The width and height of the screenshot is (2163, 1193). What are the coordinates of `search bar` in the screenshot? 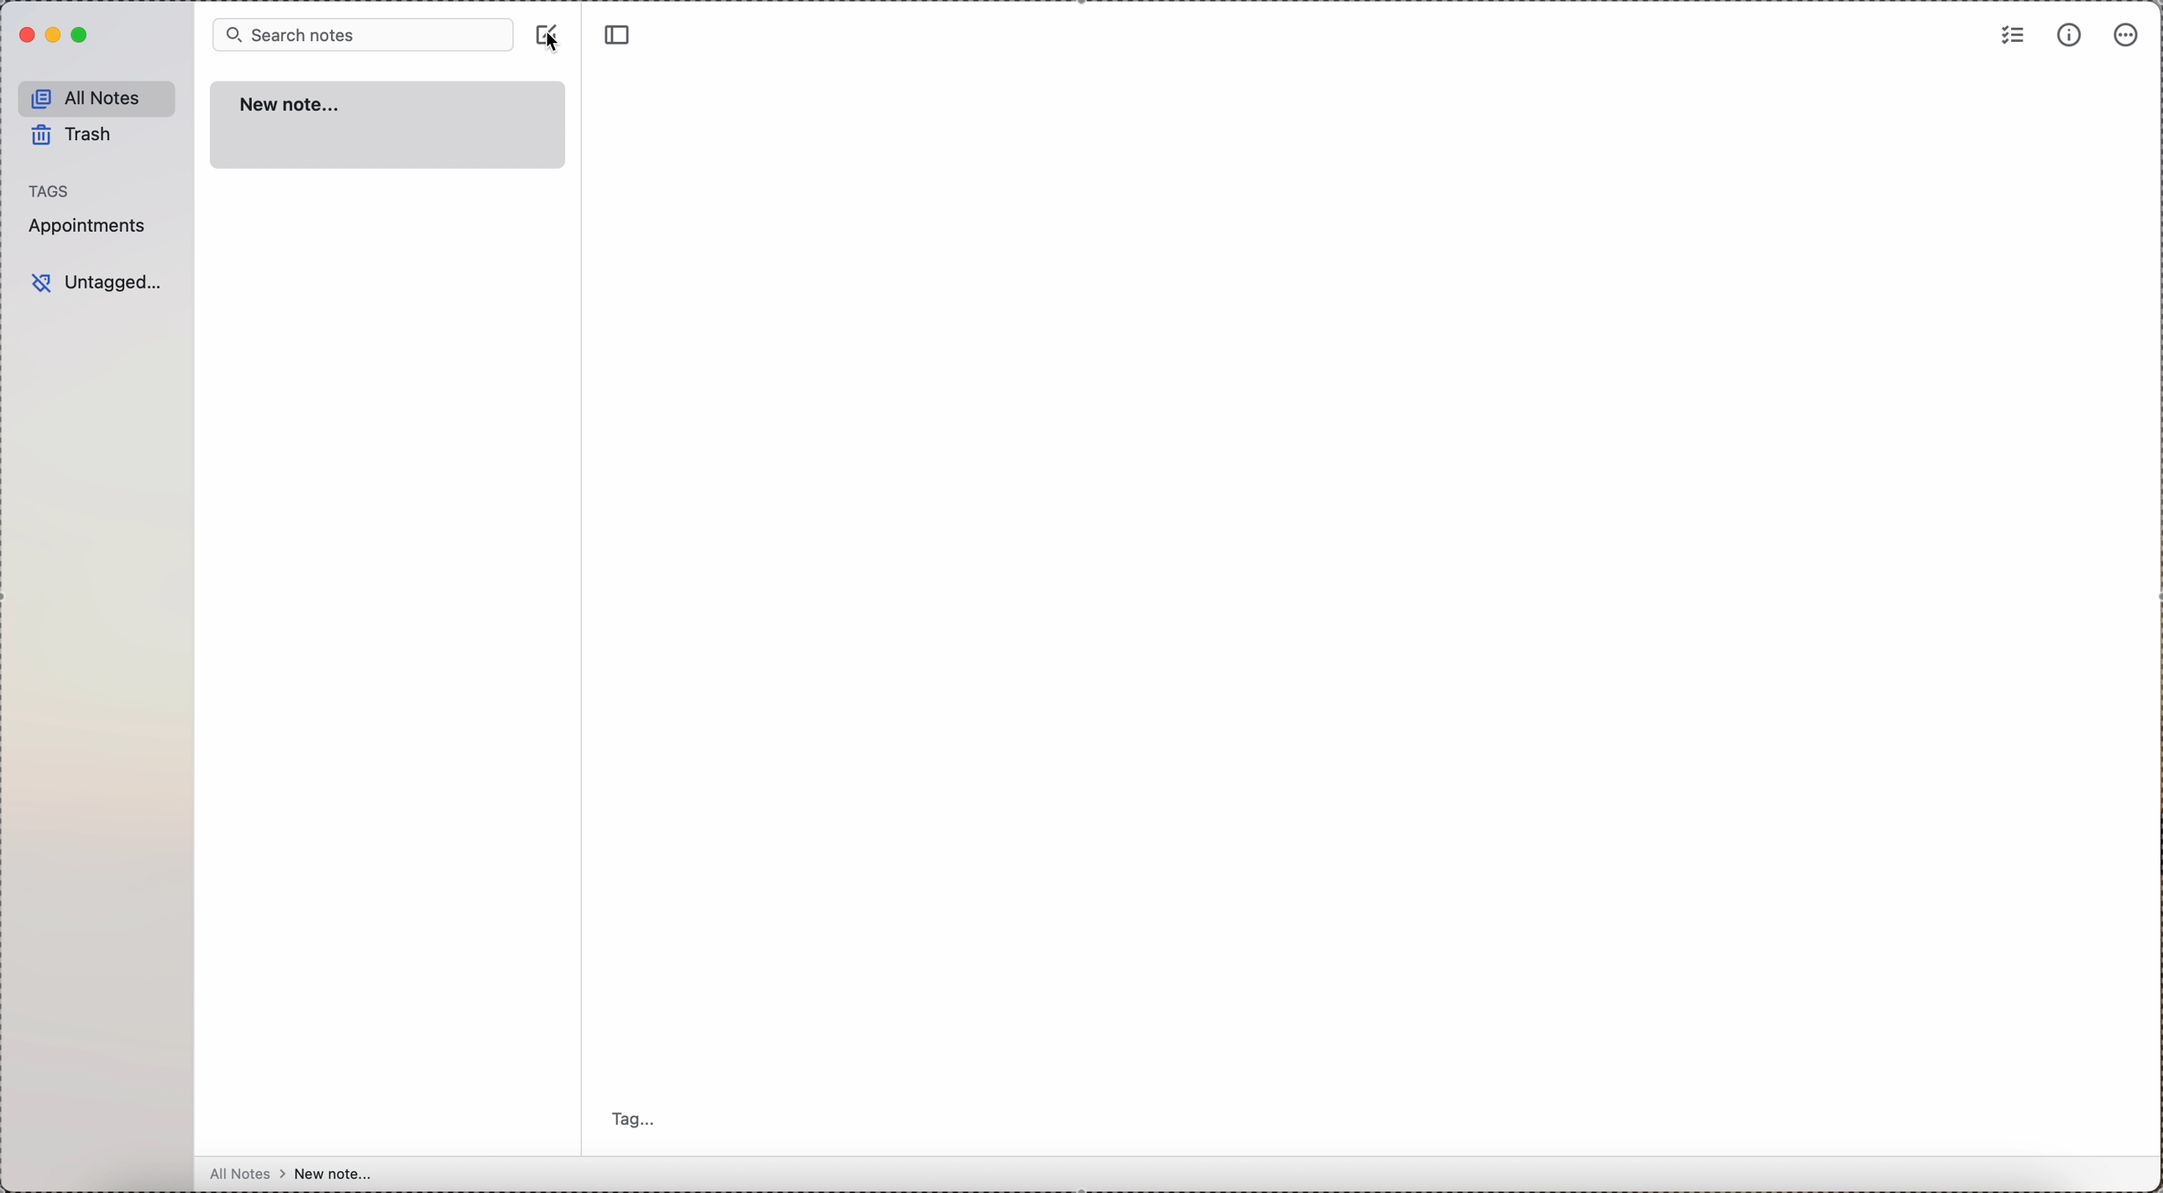 It's located at (364, 36).